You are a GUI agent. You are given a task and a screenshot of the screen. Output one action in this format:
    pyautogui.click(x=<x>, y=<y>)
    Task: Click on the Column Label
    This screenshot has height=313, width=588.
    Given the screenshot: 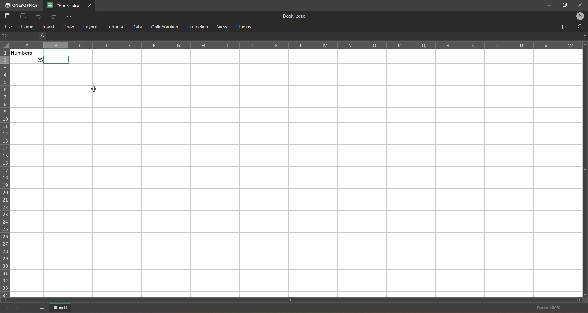 What is the action you would take?
    pyautogui.click(x=292, y=45)
    